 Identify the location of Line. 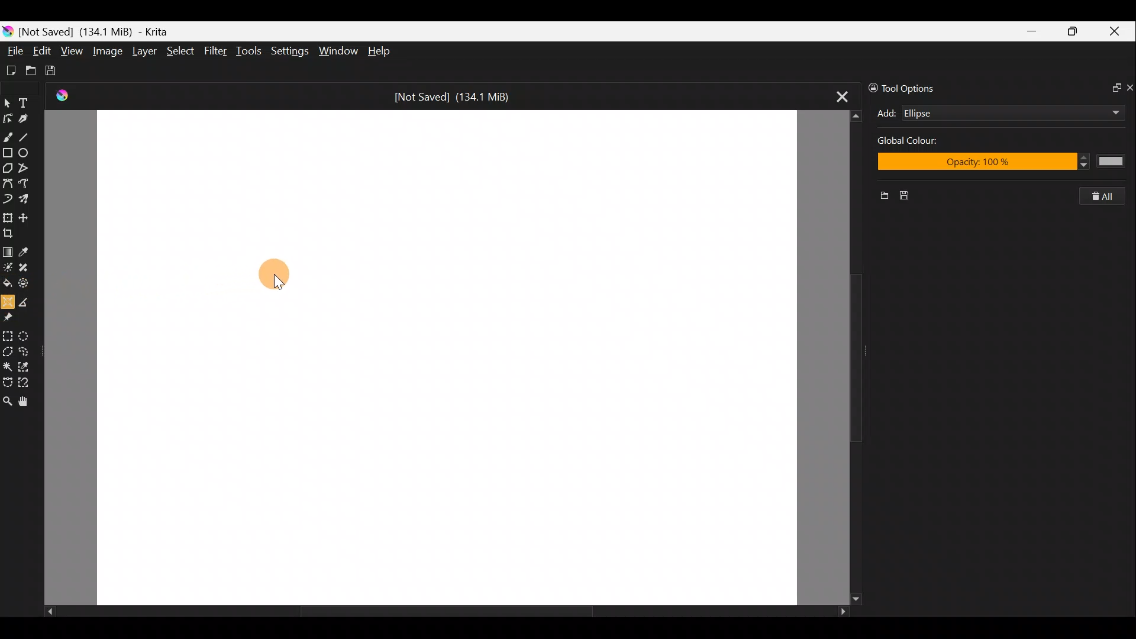
(29, 137).